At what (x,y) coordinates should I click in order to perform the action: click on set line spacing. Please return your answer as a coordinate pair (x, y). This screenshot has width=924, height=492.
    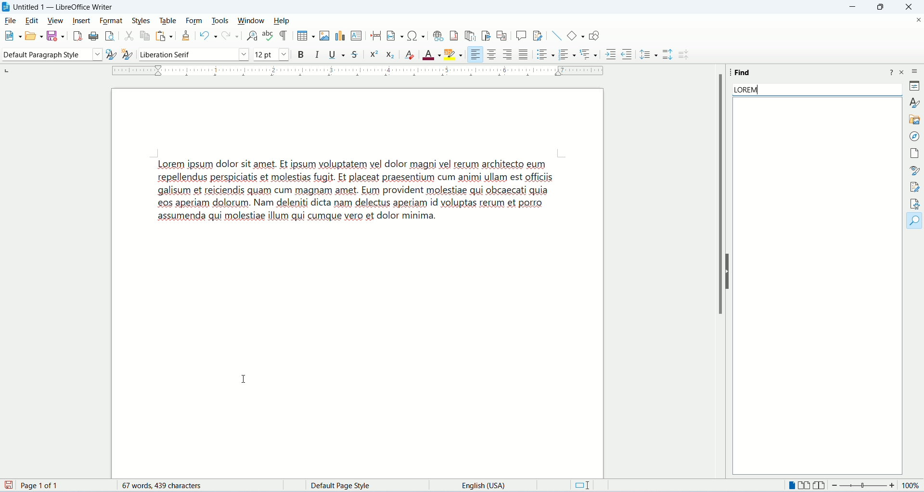
    Looking at the image, I should click on (649, 54).